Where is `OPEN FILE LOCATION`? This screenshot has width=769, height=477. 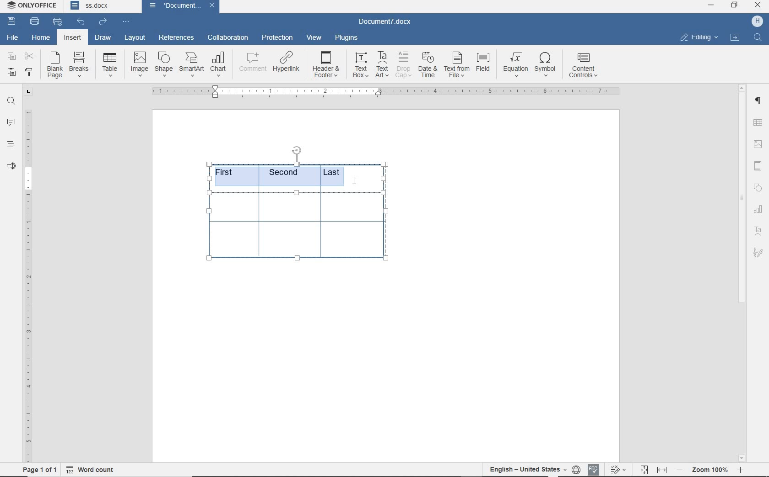
OPEN FILE LOCATION is located at coordinates (736, 37).